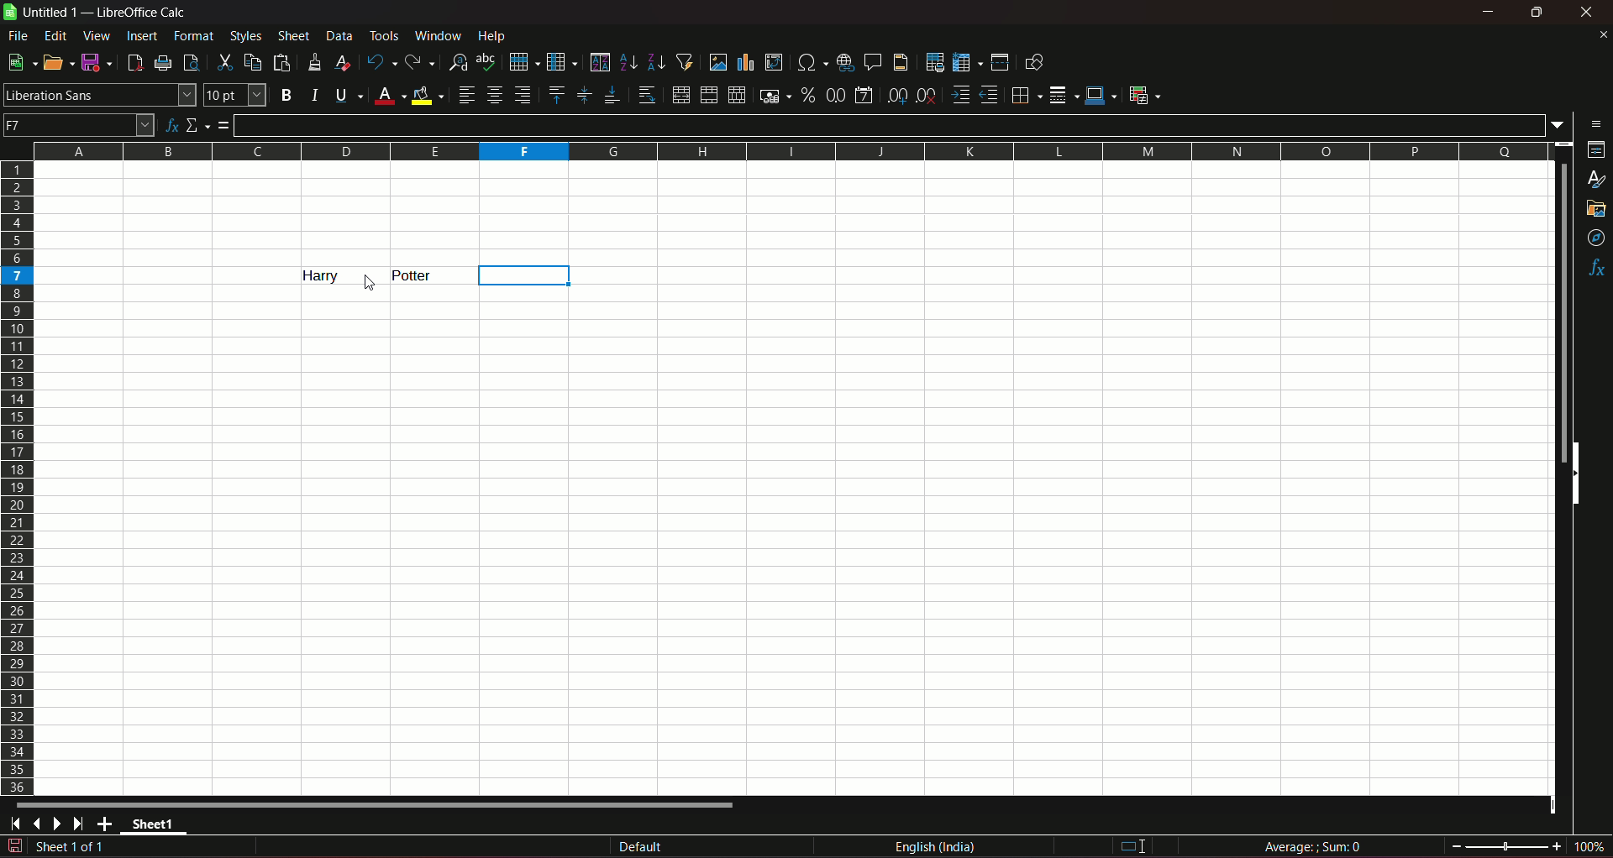 Image resolution: width=1613 pixels, height=858 pixels. Describe the element at coordinates (97, 36) in the screenshot. I see `view` at that location.